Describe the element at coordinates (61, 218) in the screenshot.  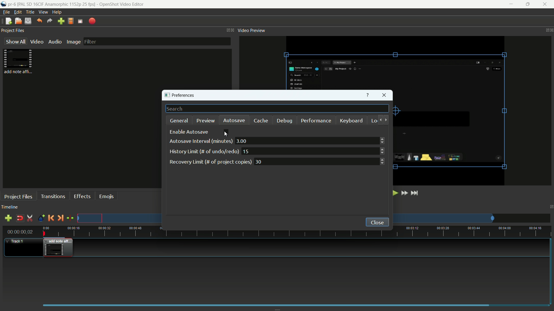
I see `next marker` at that location.